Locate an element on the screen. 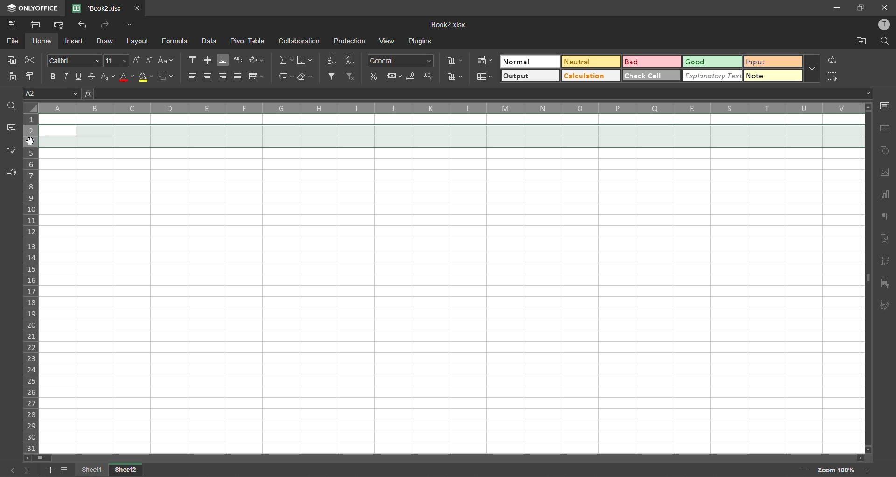 The width and height of the screenshot is (896, 477). zoom in is located at coordinates (866, 470).